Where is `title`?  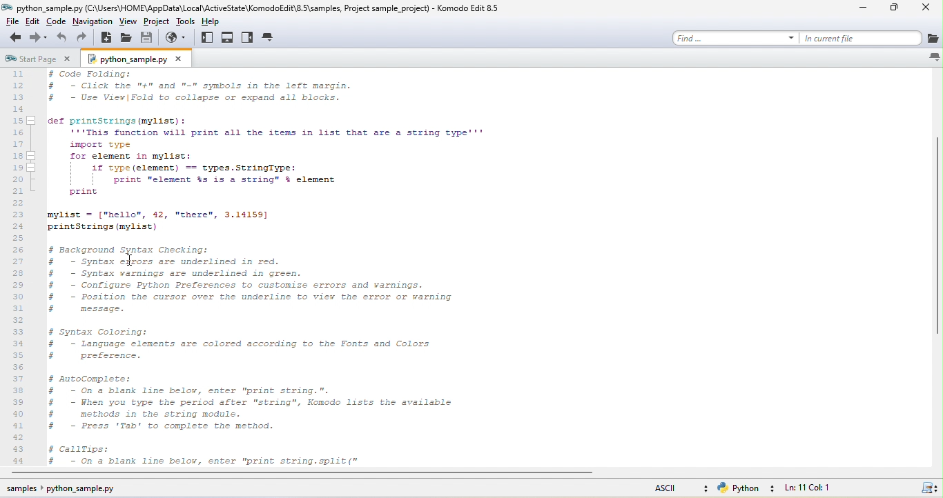
title is located at coordinates (254, 7).